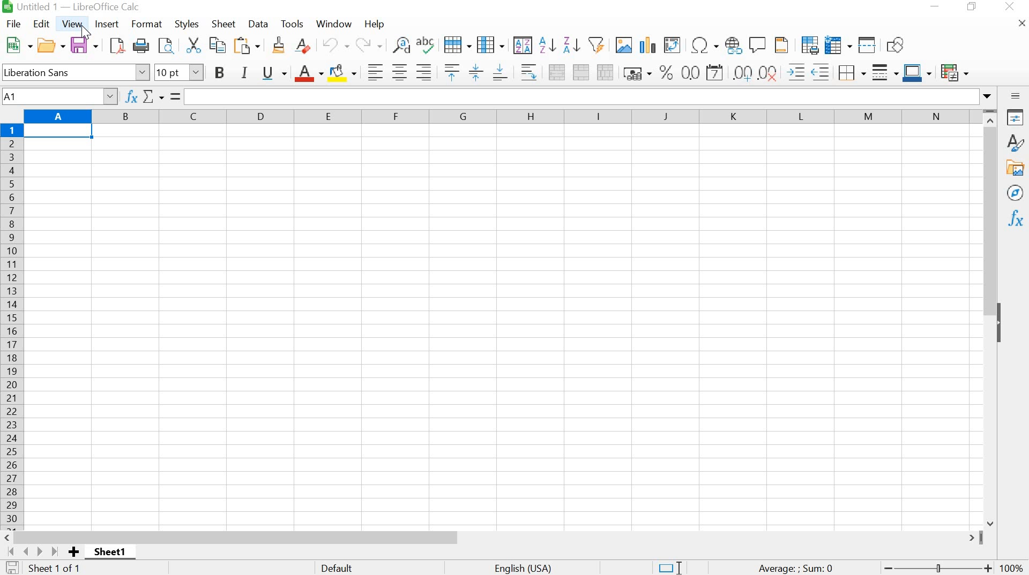 This screenshot has width=1029, height=575. What do you see at coordinates (167, 47) in the screenshot?
I see `FIND` at bounding box center [167, 47].